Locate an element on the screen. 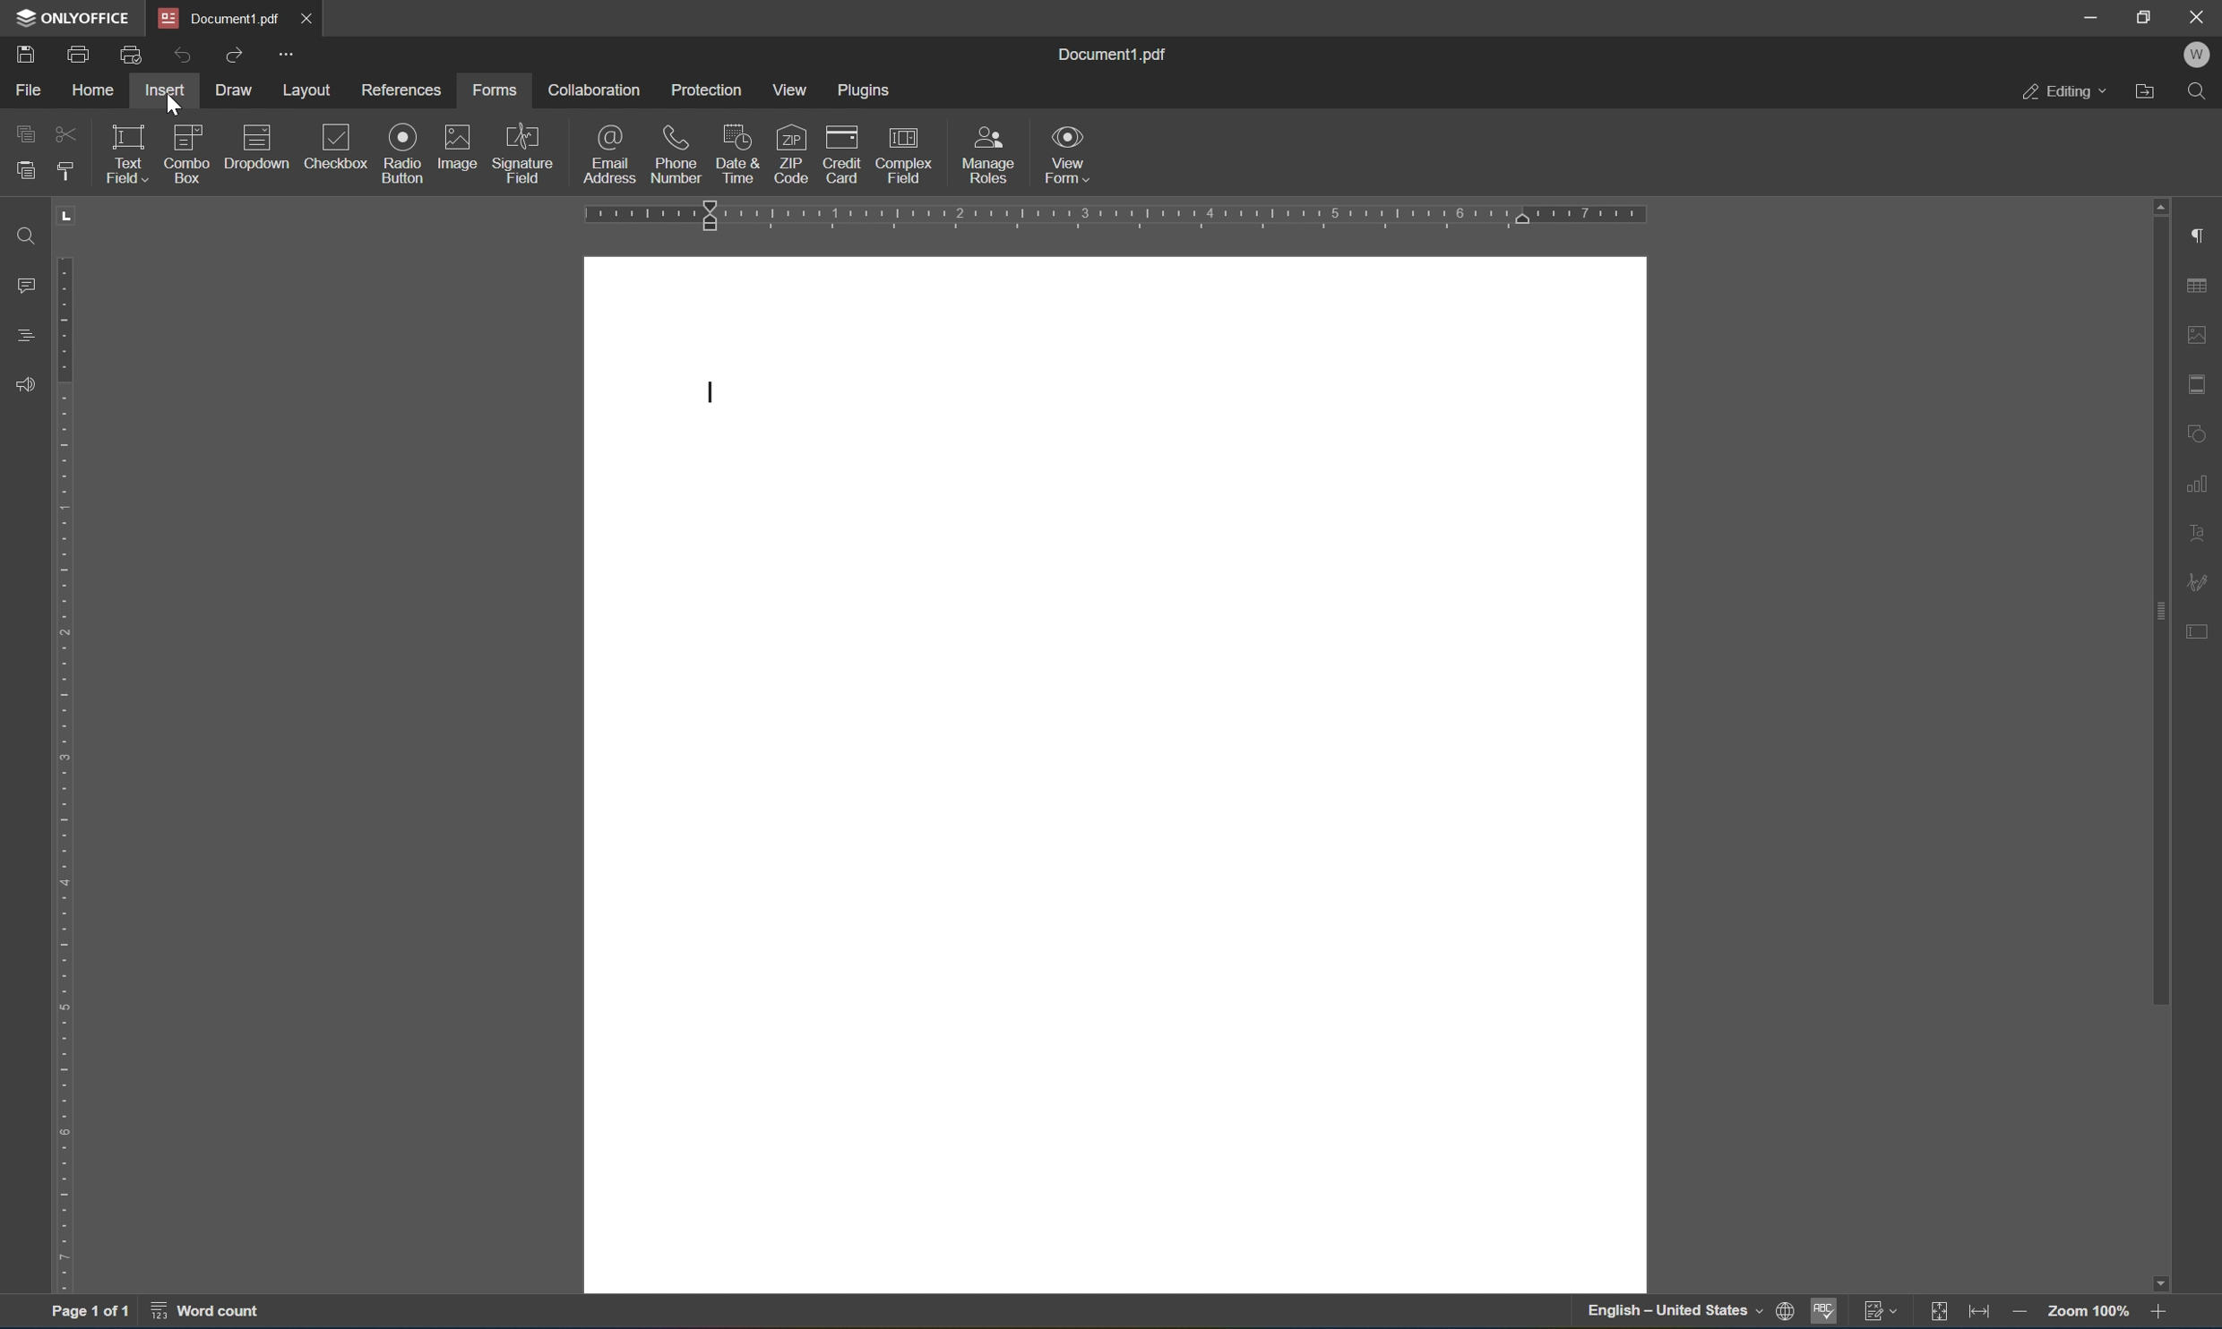  signature field is located at coordinates (525, 152).